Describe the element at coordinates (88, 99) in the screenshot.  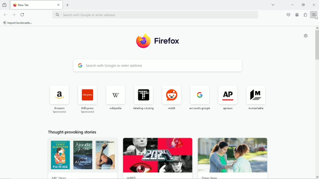
I see `AliExpress` at that location.